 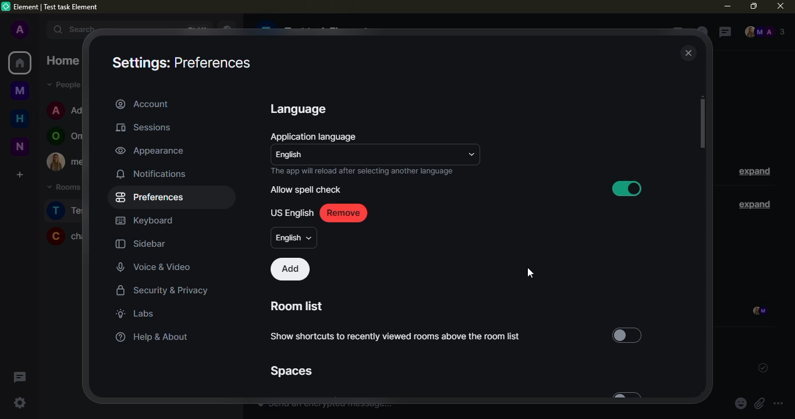 What do you see at coordinates (289, 371) in the screenshot?
I see `spaces` at bounding box center [289, 371].